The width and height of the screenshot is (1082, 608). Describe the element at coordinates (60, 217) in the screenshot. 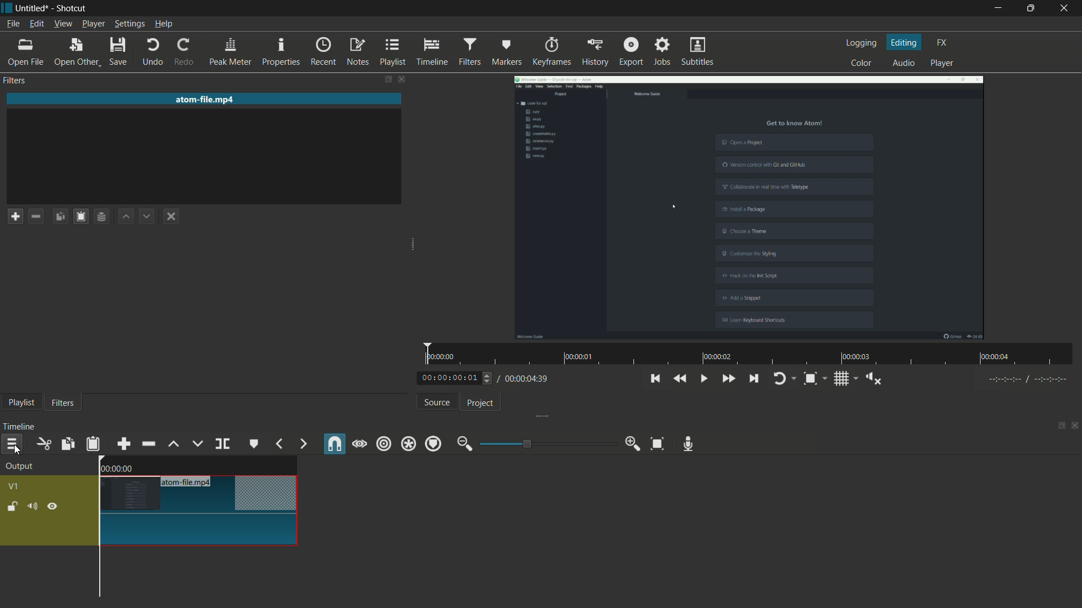

I see `copy checked filters` at that location.